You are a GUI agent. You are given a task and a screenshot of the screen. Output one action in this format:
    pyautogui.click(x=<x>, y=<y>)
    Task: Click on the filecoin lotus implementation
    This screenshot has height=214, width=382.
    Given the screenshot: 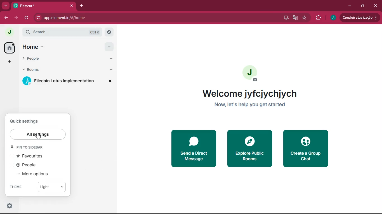 What is the action you would take?
    pyautogui.click(x=66, y=81)
    